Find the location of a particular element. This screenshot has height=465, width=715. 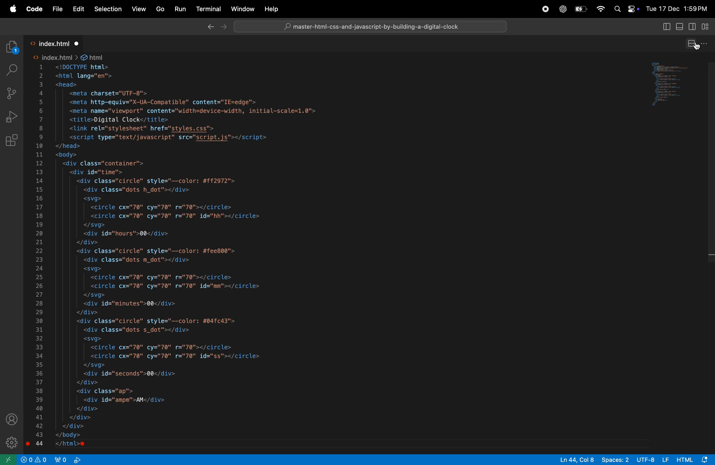

collapse bar is located at coordinates (706, 28).